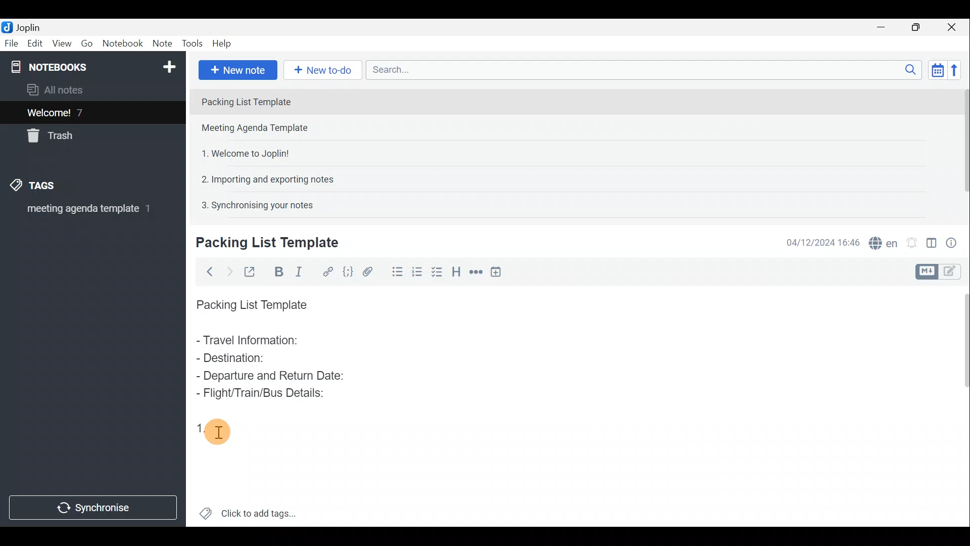 This screenshot has width=970, height=546. What do you see at coordinates (193, 44) in the screenshot?
I see `Tools` at bounding box center [193, 44].